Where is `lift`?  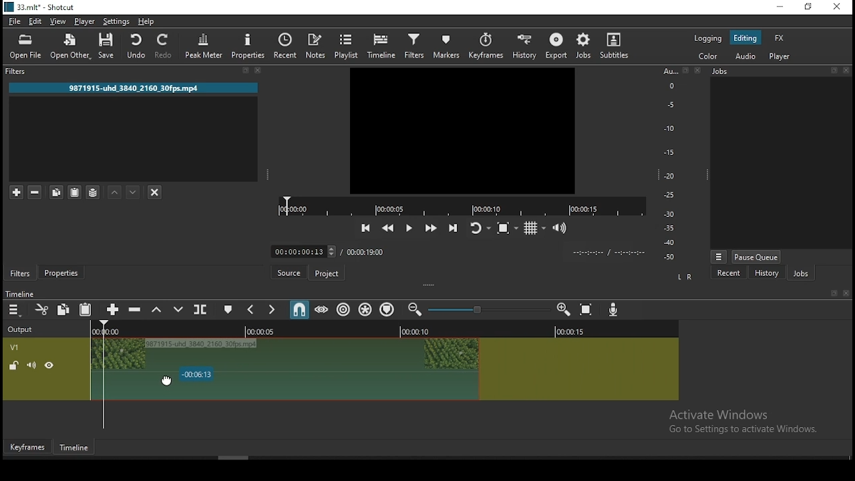 lift is located at coordinates (160, 311).